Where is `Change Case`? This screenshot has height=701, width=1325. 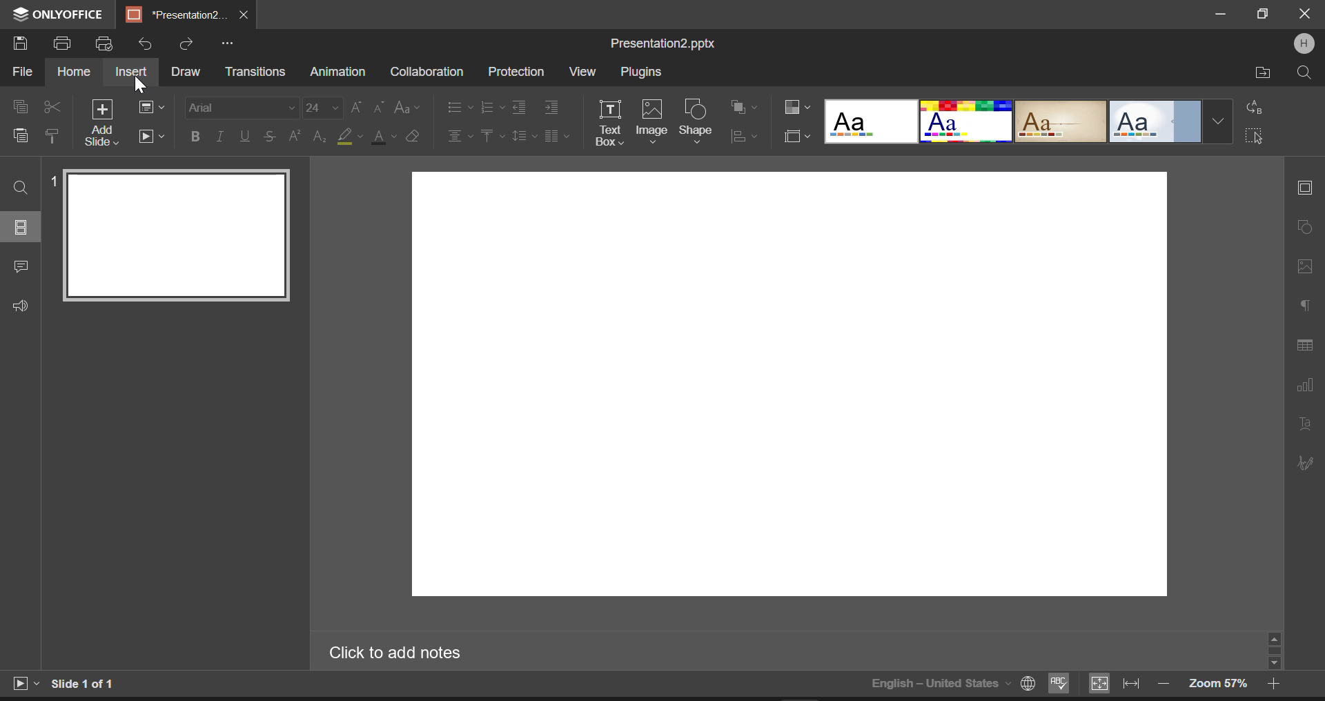 Change Case is located at coordinates (407, 106).